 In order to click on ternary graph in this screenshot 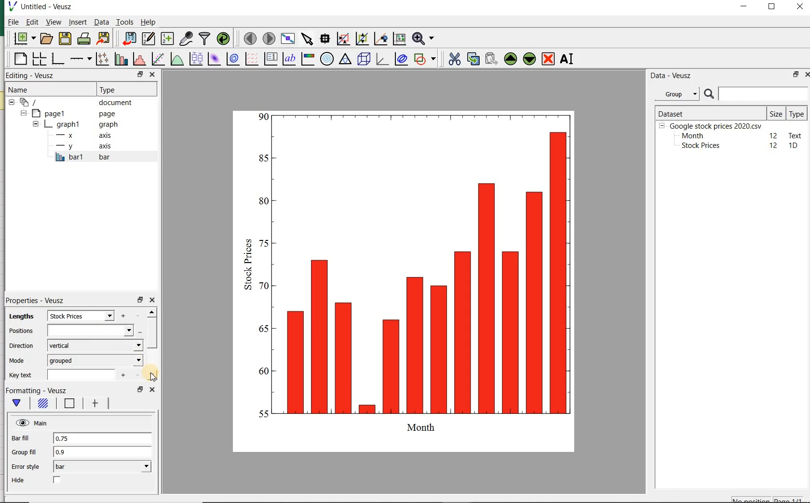, I will do `click(345, 60)`.